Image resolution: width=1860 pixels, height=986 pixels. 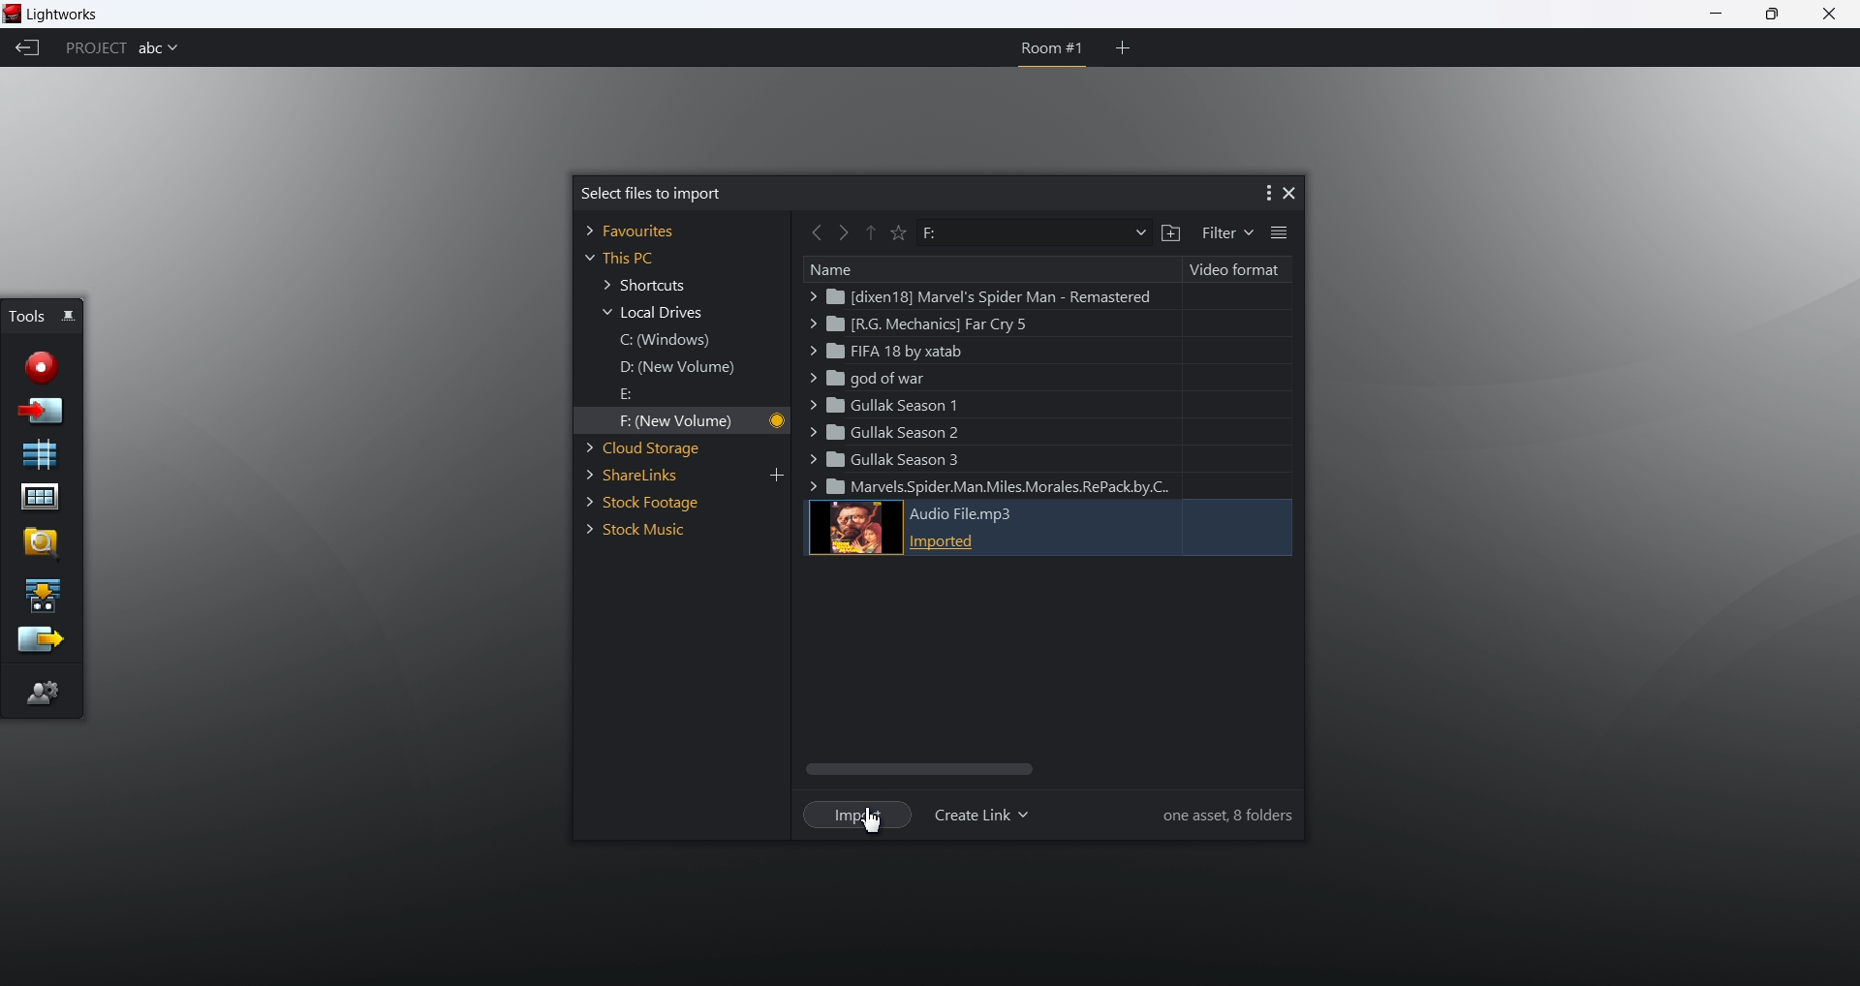 What do you see at coordinates (1047, 48) in the screenshot?
I see `room 1` at bounding box center [1047, 48].